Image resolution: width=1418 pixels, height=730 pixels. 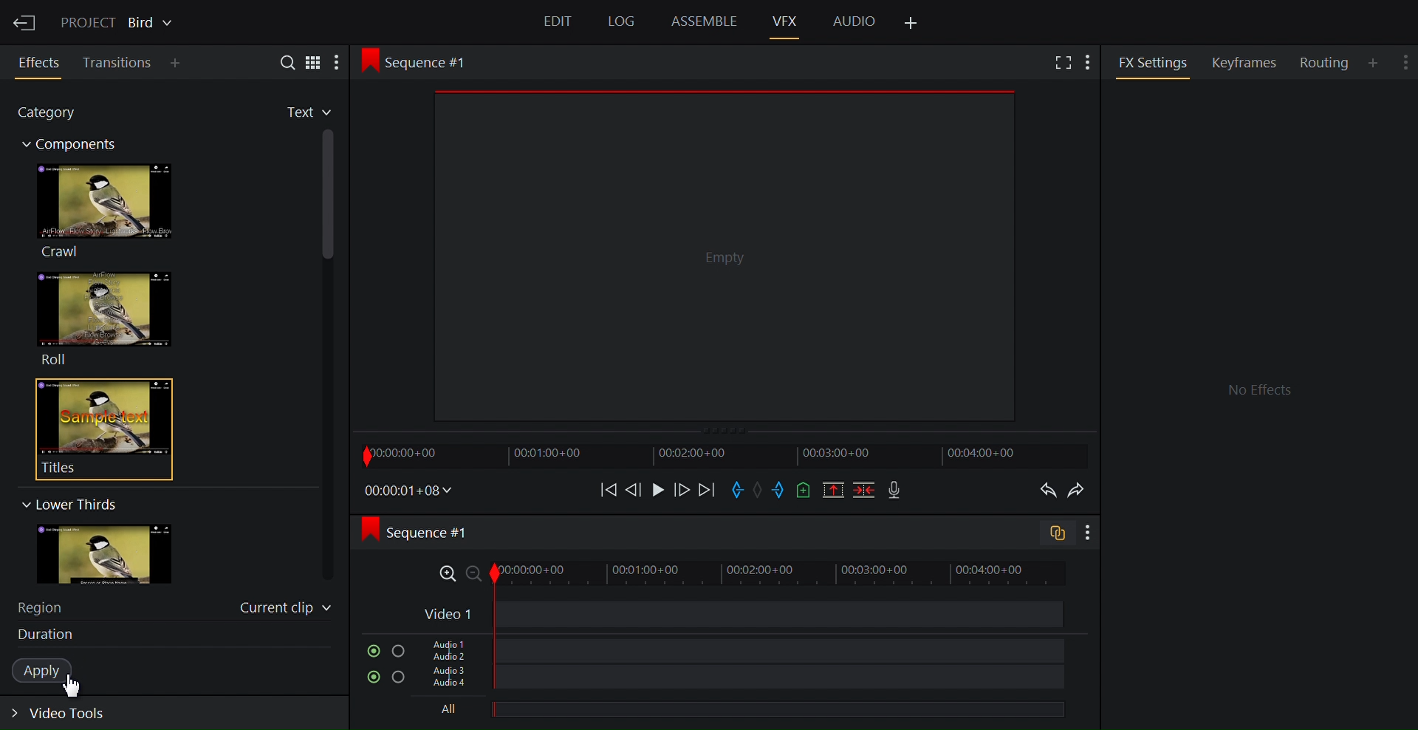 I want to click on Keyframes, so click(x=1250, y=62).